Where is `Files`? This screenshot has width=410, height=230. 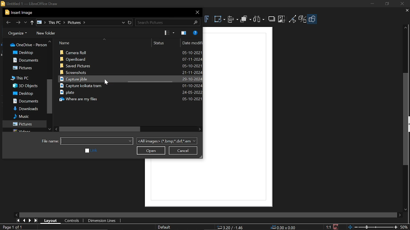 Files is located at coordinates (130, 79).